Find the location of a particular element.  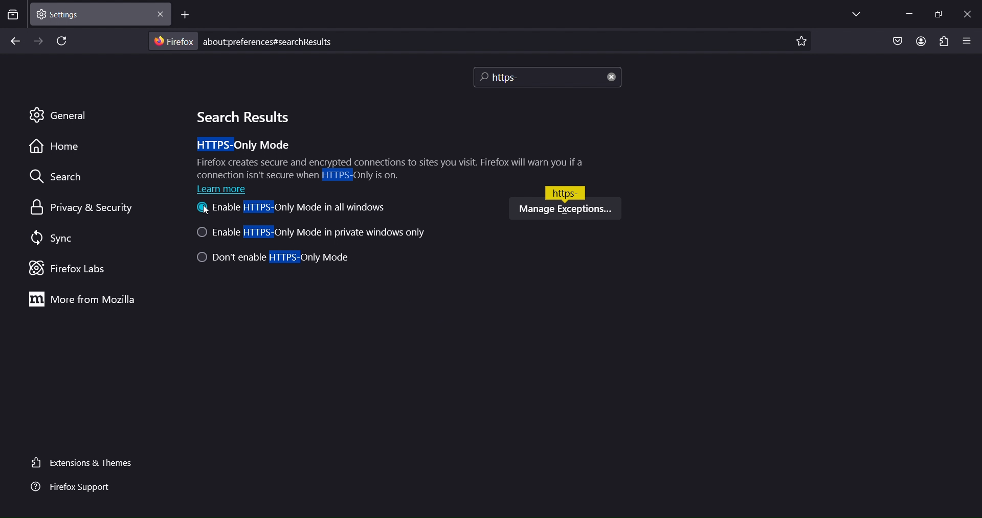

new tab is located at coordinates (187, 15).